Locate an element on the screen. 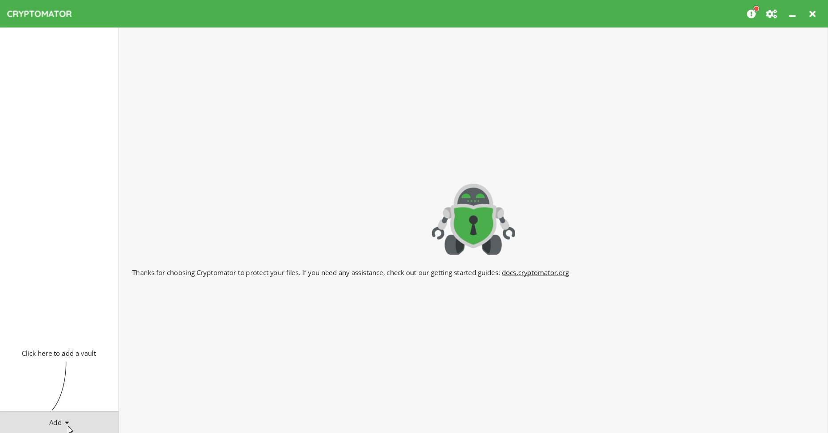 The image size is (828, 433). Add is located at coordinates (59, 421).